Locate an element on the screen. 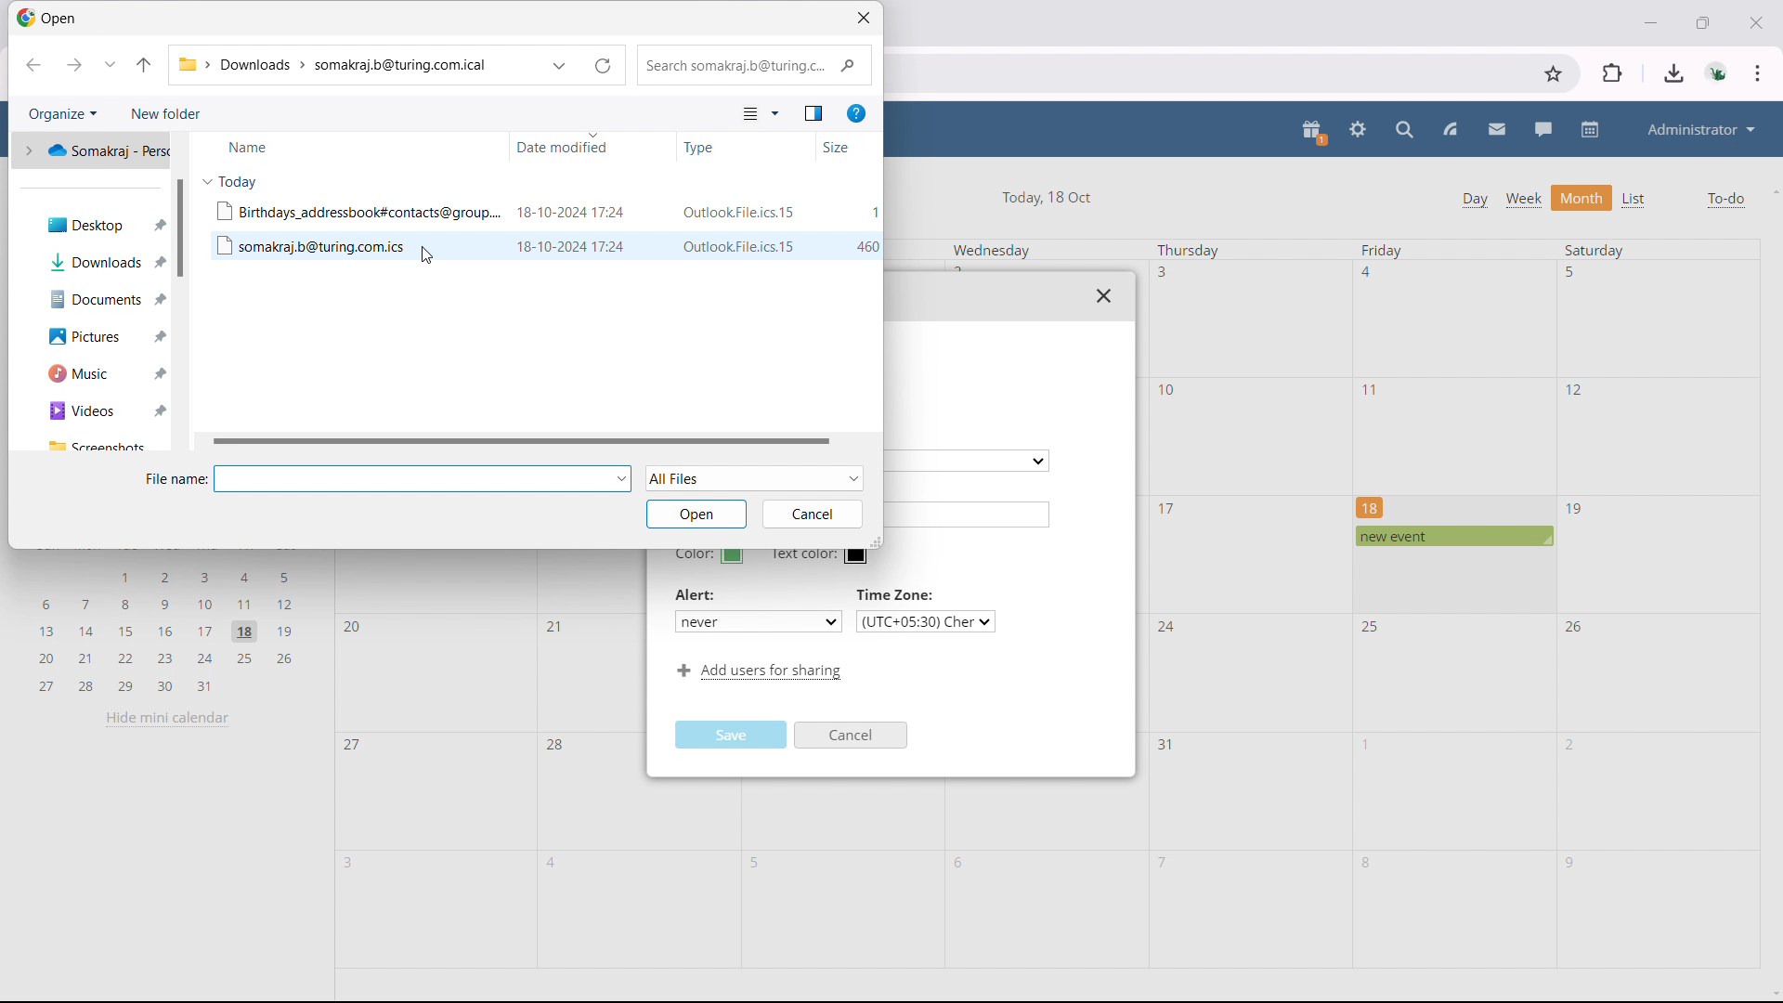 The height and width of the screenshot is (1003, 1783). minimize is located at coordinates (1648, 20).